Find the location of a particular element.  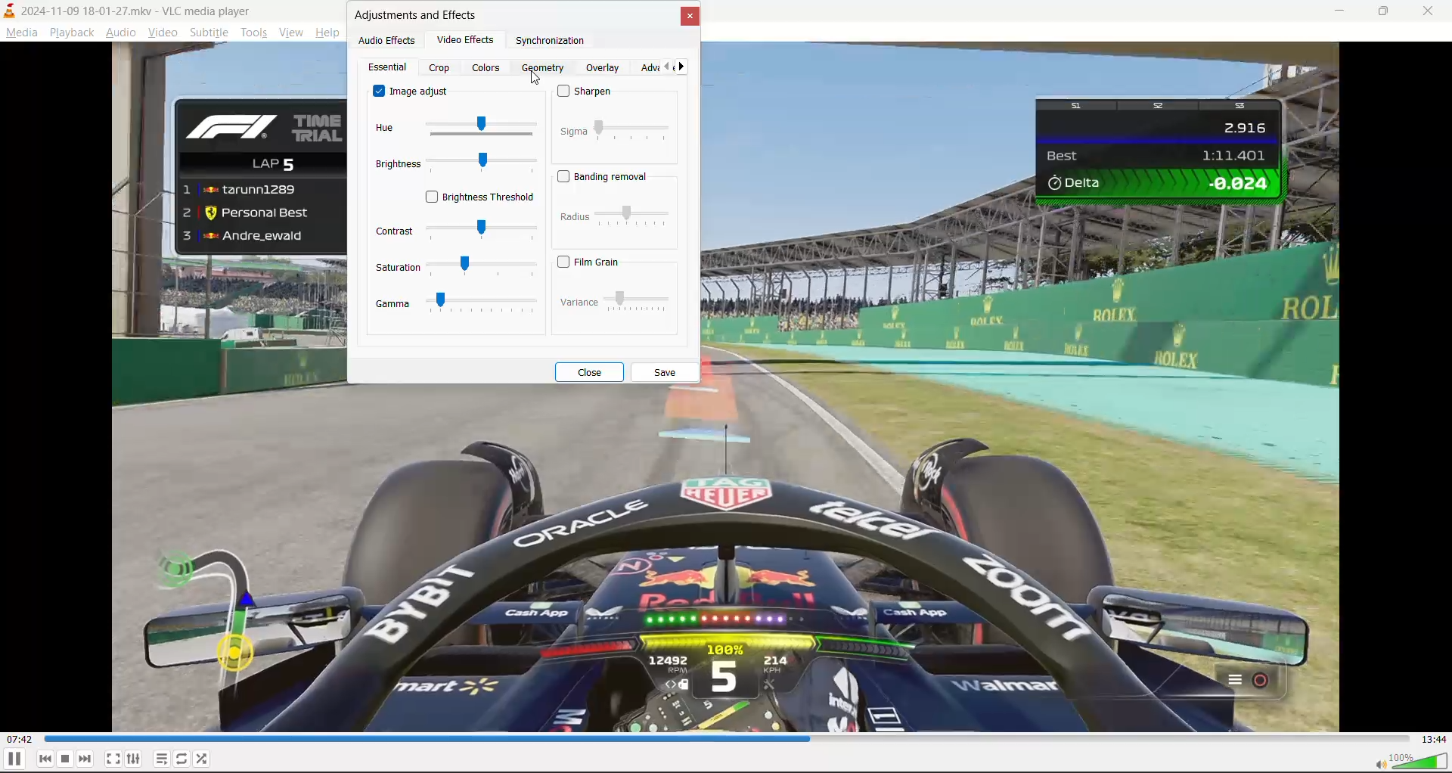

essential is located at coordinates (386, 69).